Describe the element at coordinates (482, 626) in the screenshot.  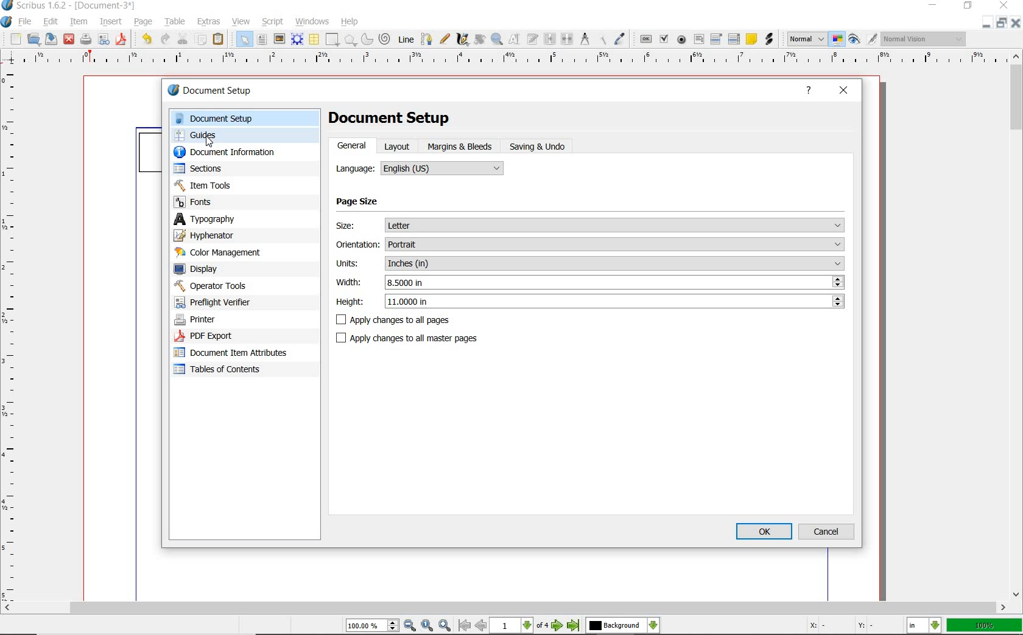
I see `go to previous page` at that location.